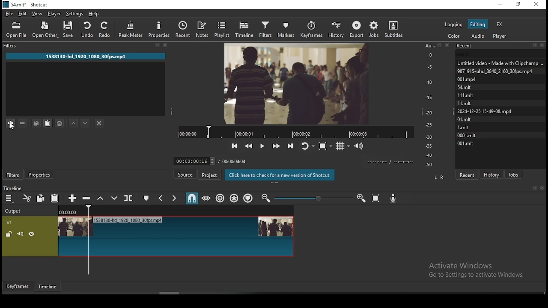 The width and height of the screenshot is (548, 308). What do you see at coordinates (361, 199) in the screenshot?
I see `zoom timeline out` at bounding box center [361, 199].